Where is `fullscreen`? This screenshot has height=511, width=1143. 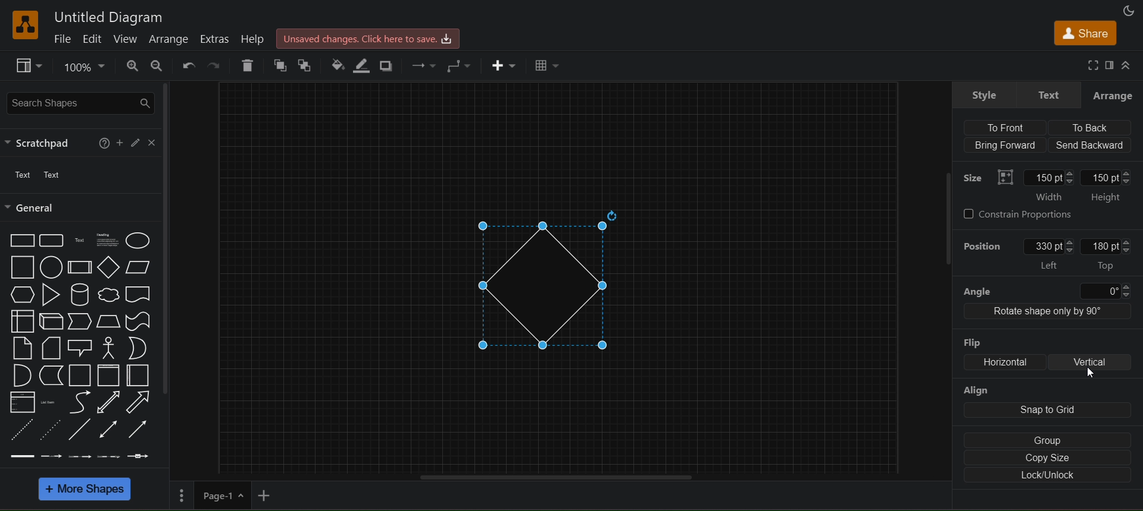
fullscreen is located at coordinates (1093, 65).